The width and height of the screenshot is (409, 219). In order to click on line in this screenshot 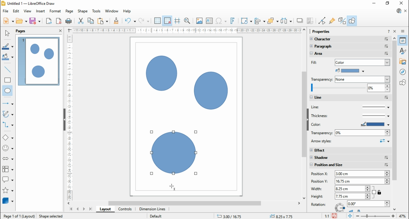, I will do `click(349, 107)`.